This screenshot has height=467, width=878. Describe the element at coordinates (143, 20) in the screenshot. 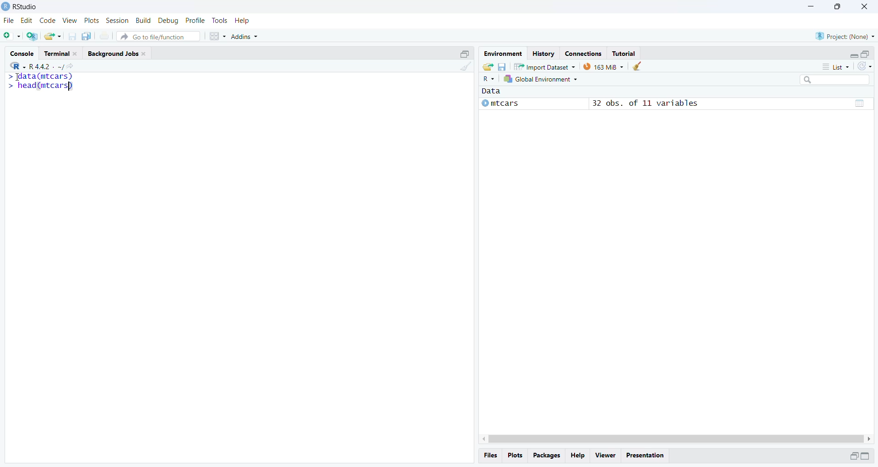

I see `build` at that location.